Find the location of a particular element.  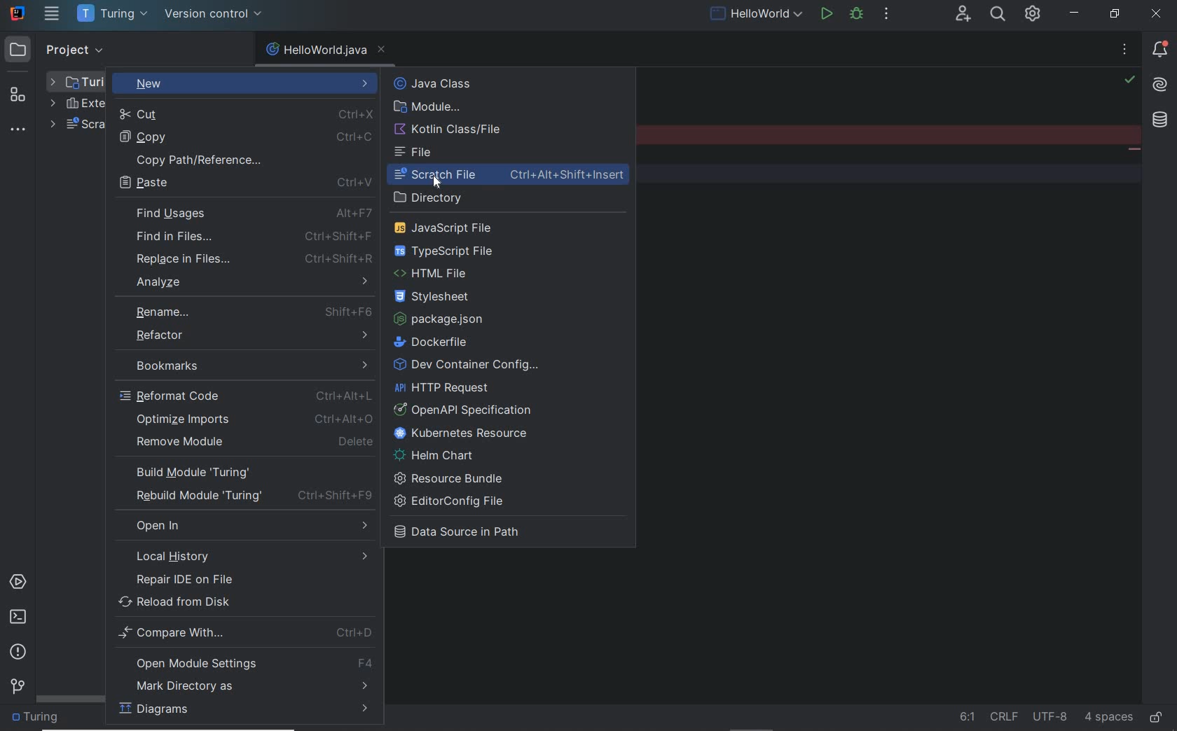

system name is located at coordinates (18, 13).